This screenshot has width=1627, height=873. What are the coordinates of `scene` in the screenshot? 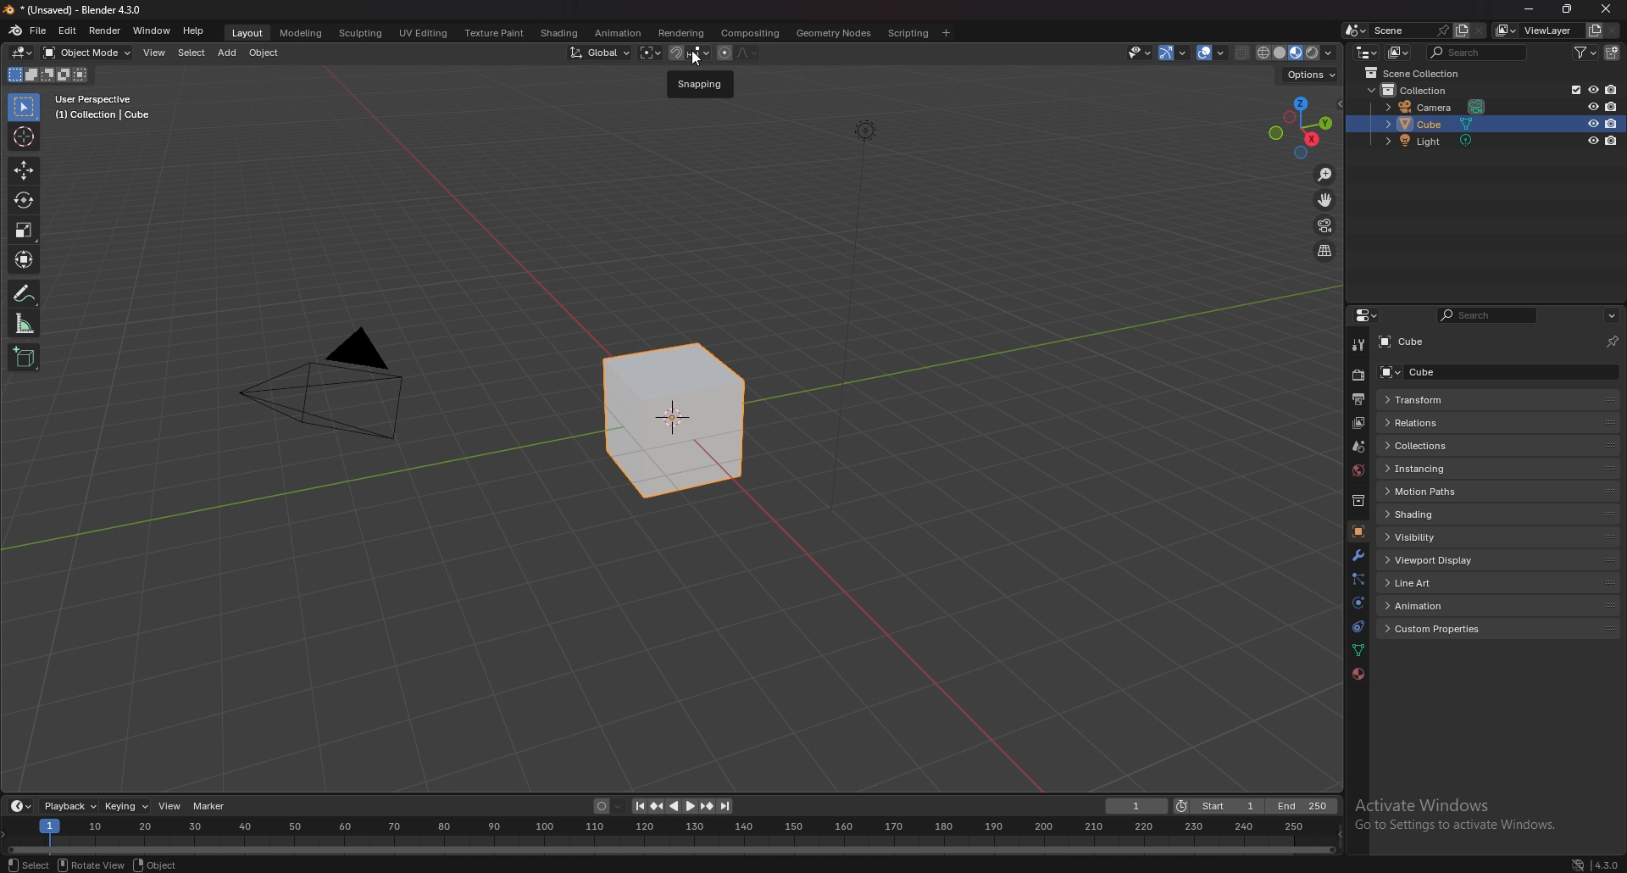 It's located at (1358, 447).